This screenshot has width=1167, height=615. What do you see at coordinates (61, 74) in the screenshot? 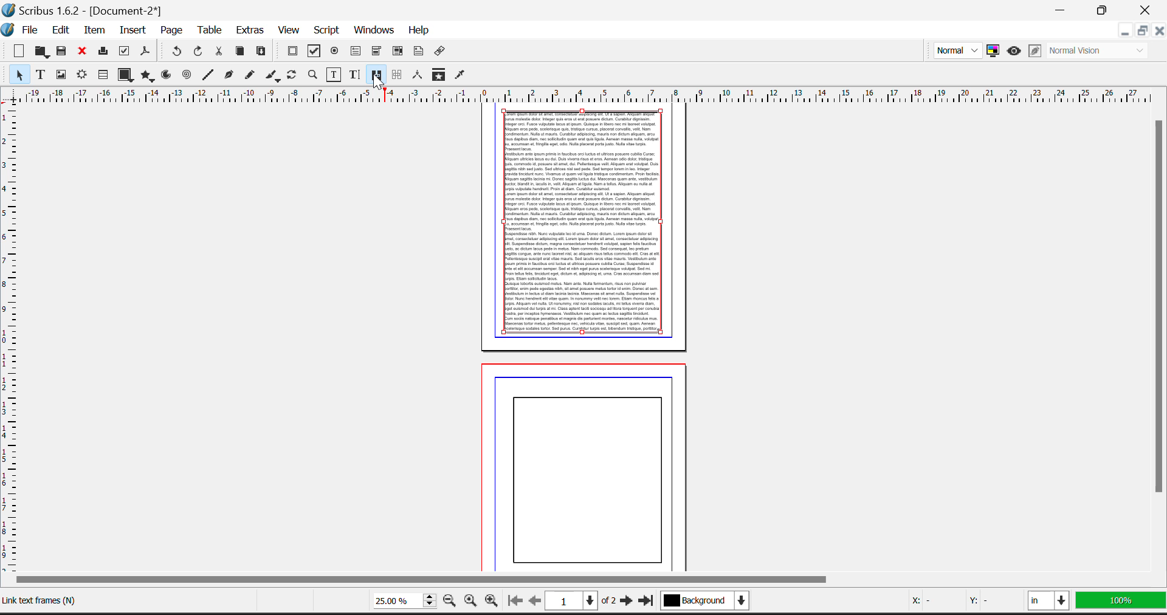
I see `Image Frames` at bounding box center [61, 74].